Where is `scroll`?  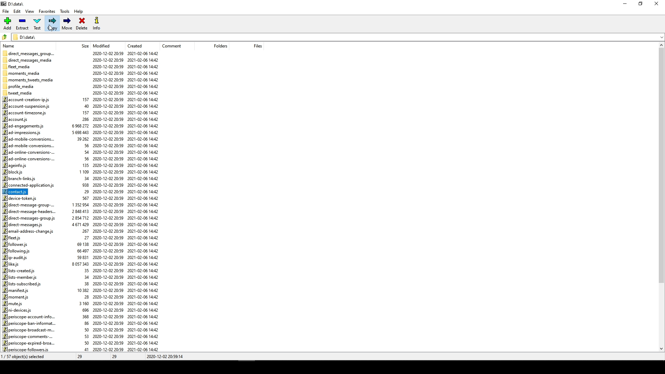
scroll is located at coordinates (659, 198).